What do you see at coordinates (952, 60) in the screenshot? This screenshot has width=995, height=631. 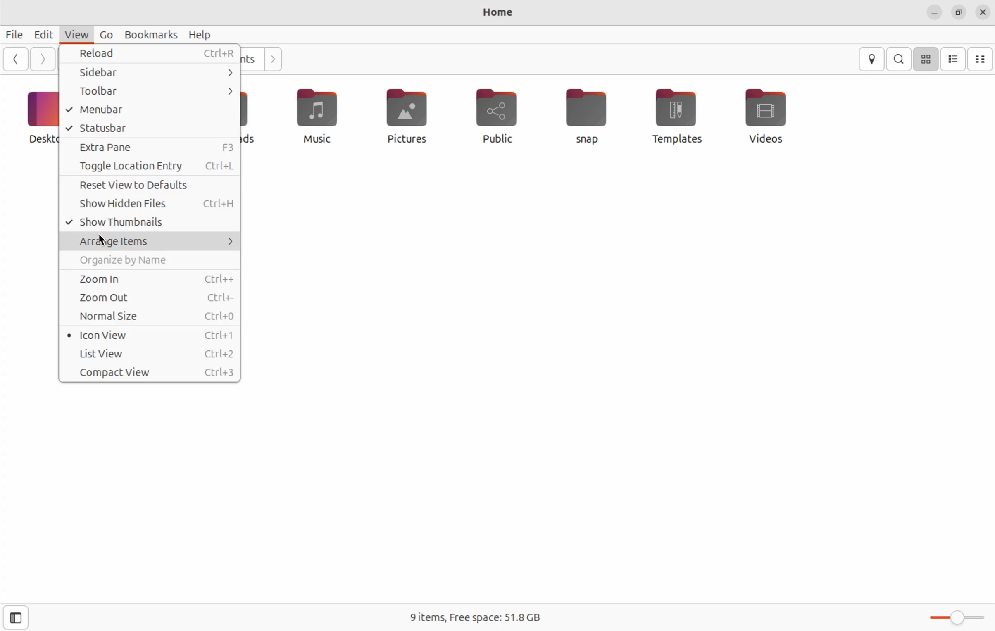 I see `list view` at bounding box center [952, 60].